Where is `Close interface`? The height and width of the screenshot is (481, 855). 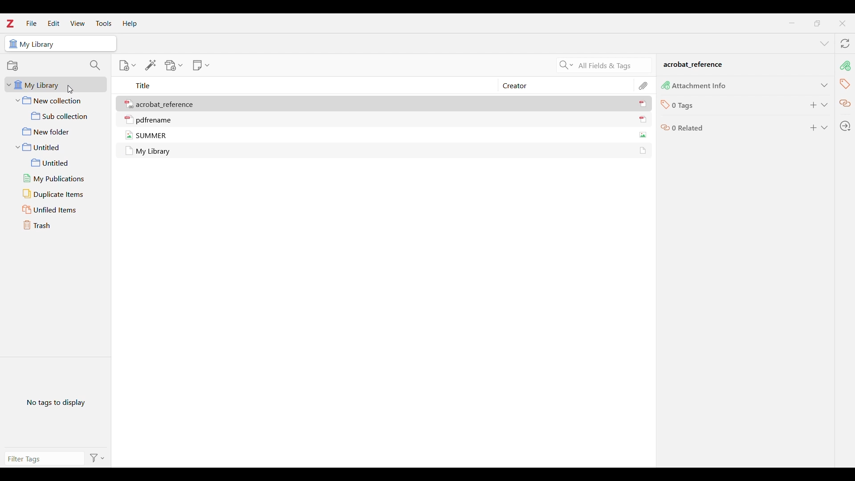 Close interface is located at coordinates (842, 24).